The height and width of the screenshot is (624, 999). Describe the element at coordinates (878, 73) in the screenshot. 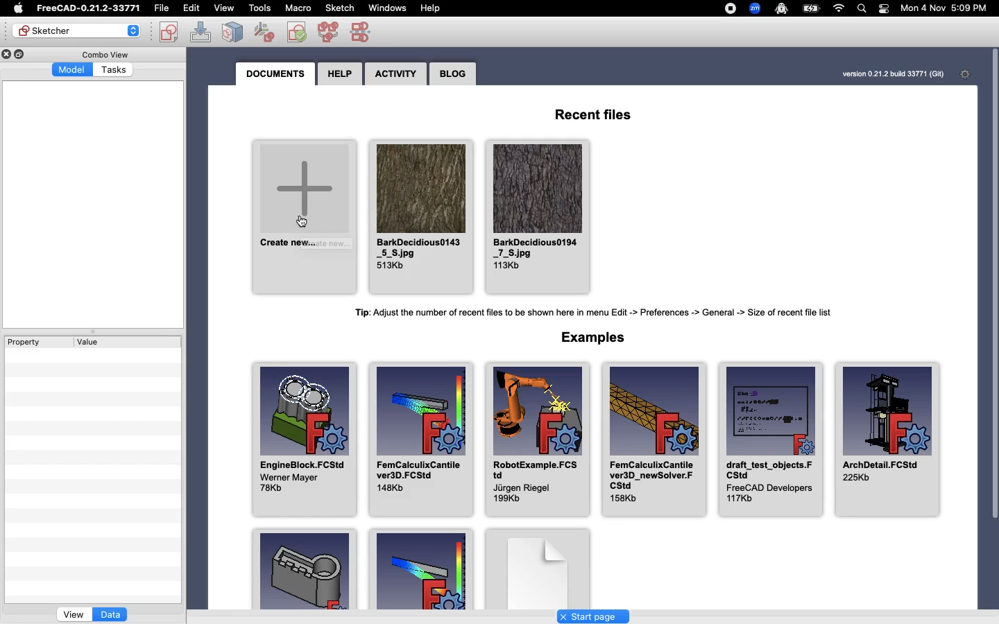

I see `version 0.21.2 build 33771 (Git)` at that location.